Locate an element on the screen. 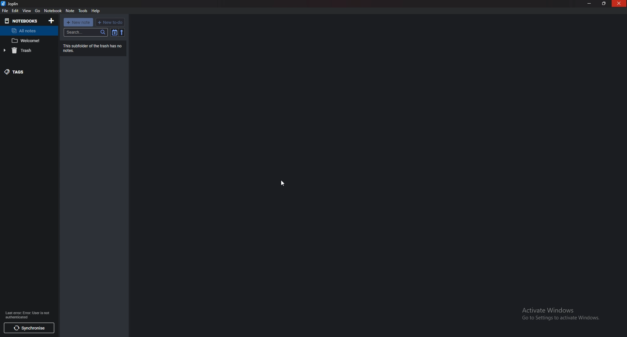 The width and height of the screenshot is (627, 337). resize is located at coordinates (604, 3).